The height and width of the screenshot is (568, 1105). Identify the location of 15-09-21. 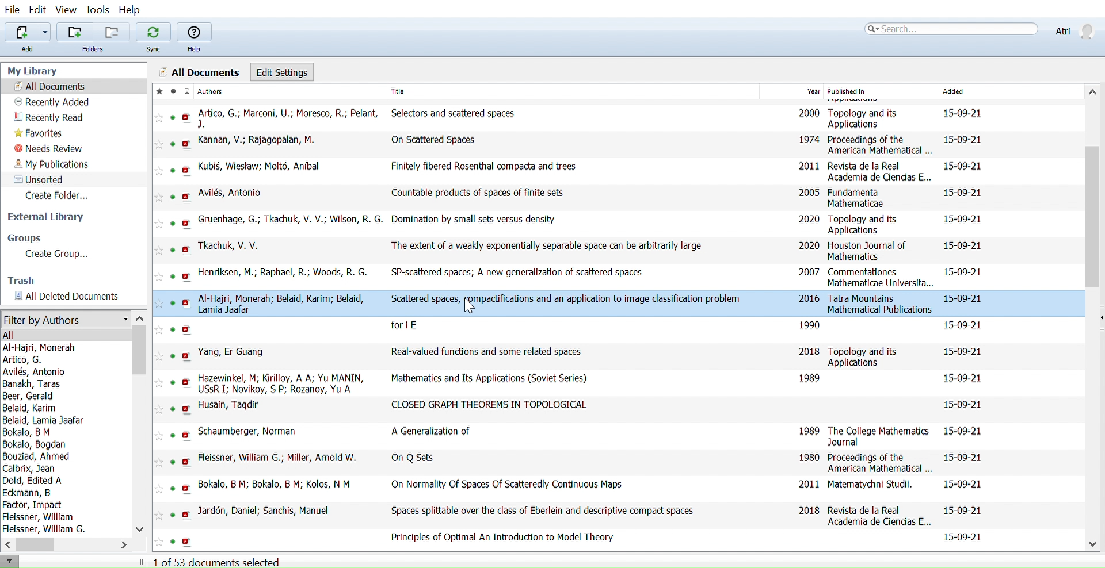
(965, 191).